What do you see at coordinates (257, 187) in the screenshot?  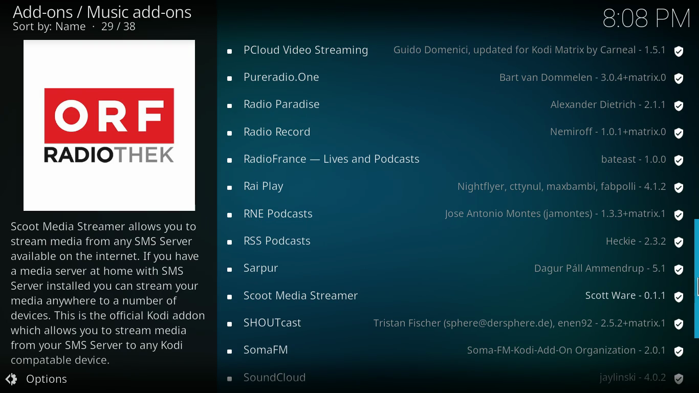 I see `add-on` at bounding box center [257, 187].